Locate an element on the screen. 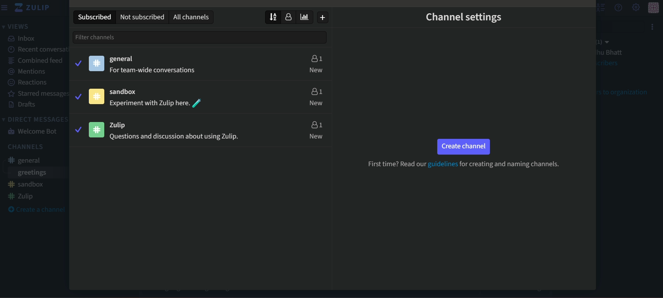  tick is located at coordinates (76, 63).